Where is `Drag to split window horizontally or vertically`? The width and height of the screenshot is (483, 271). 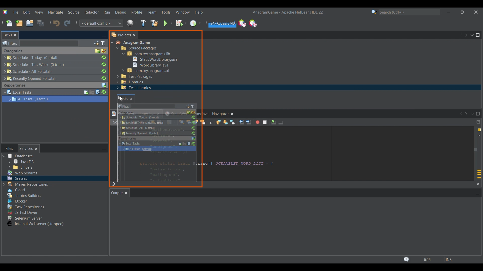 Drag to split window horizontally or vertically is located at coordinates (478, 122).